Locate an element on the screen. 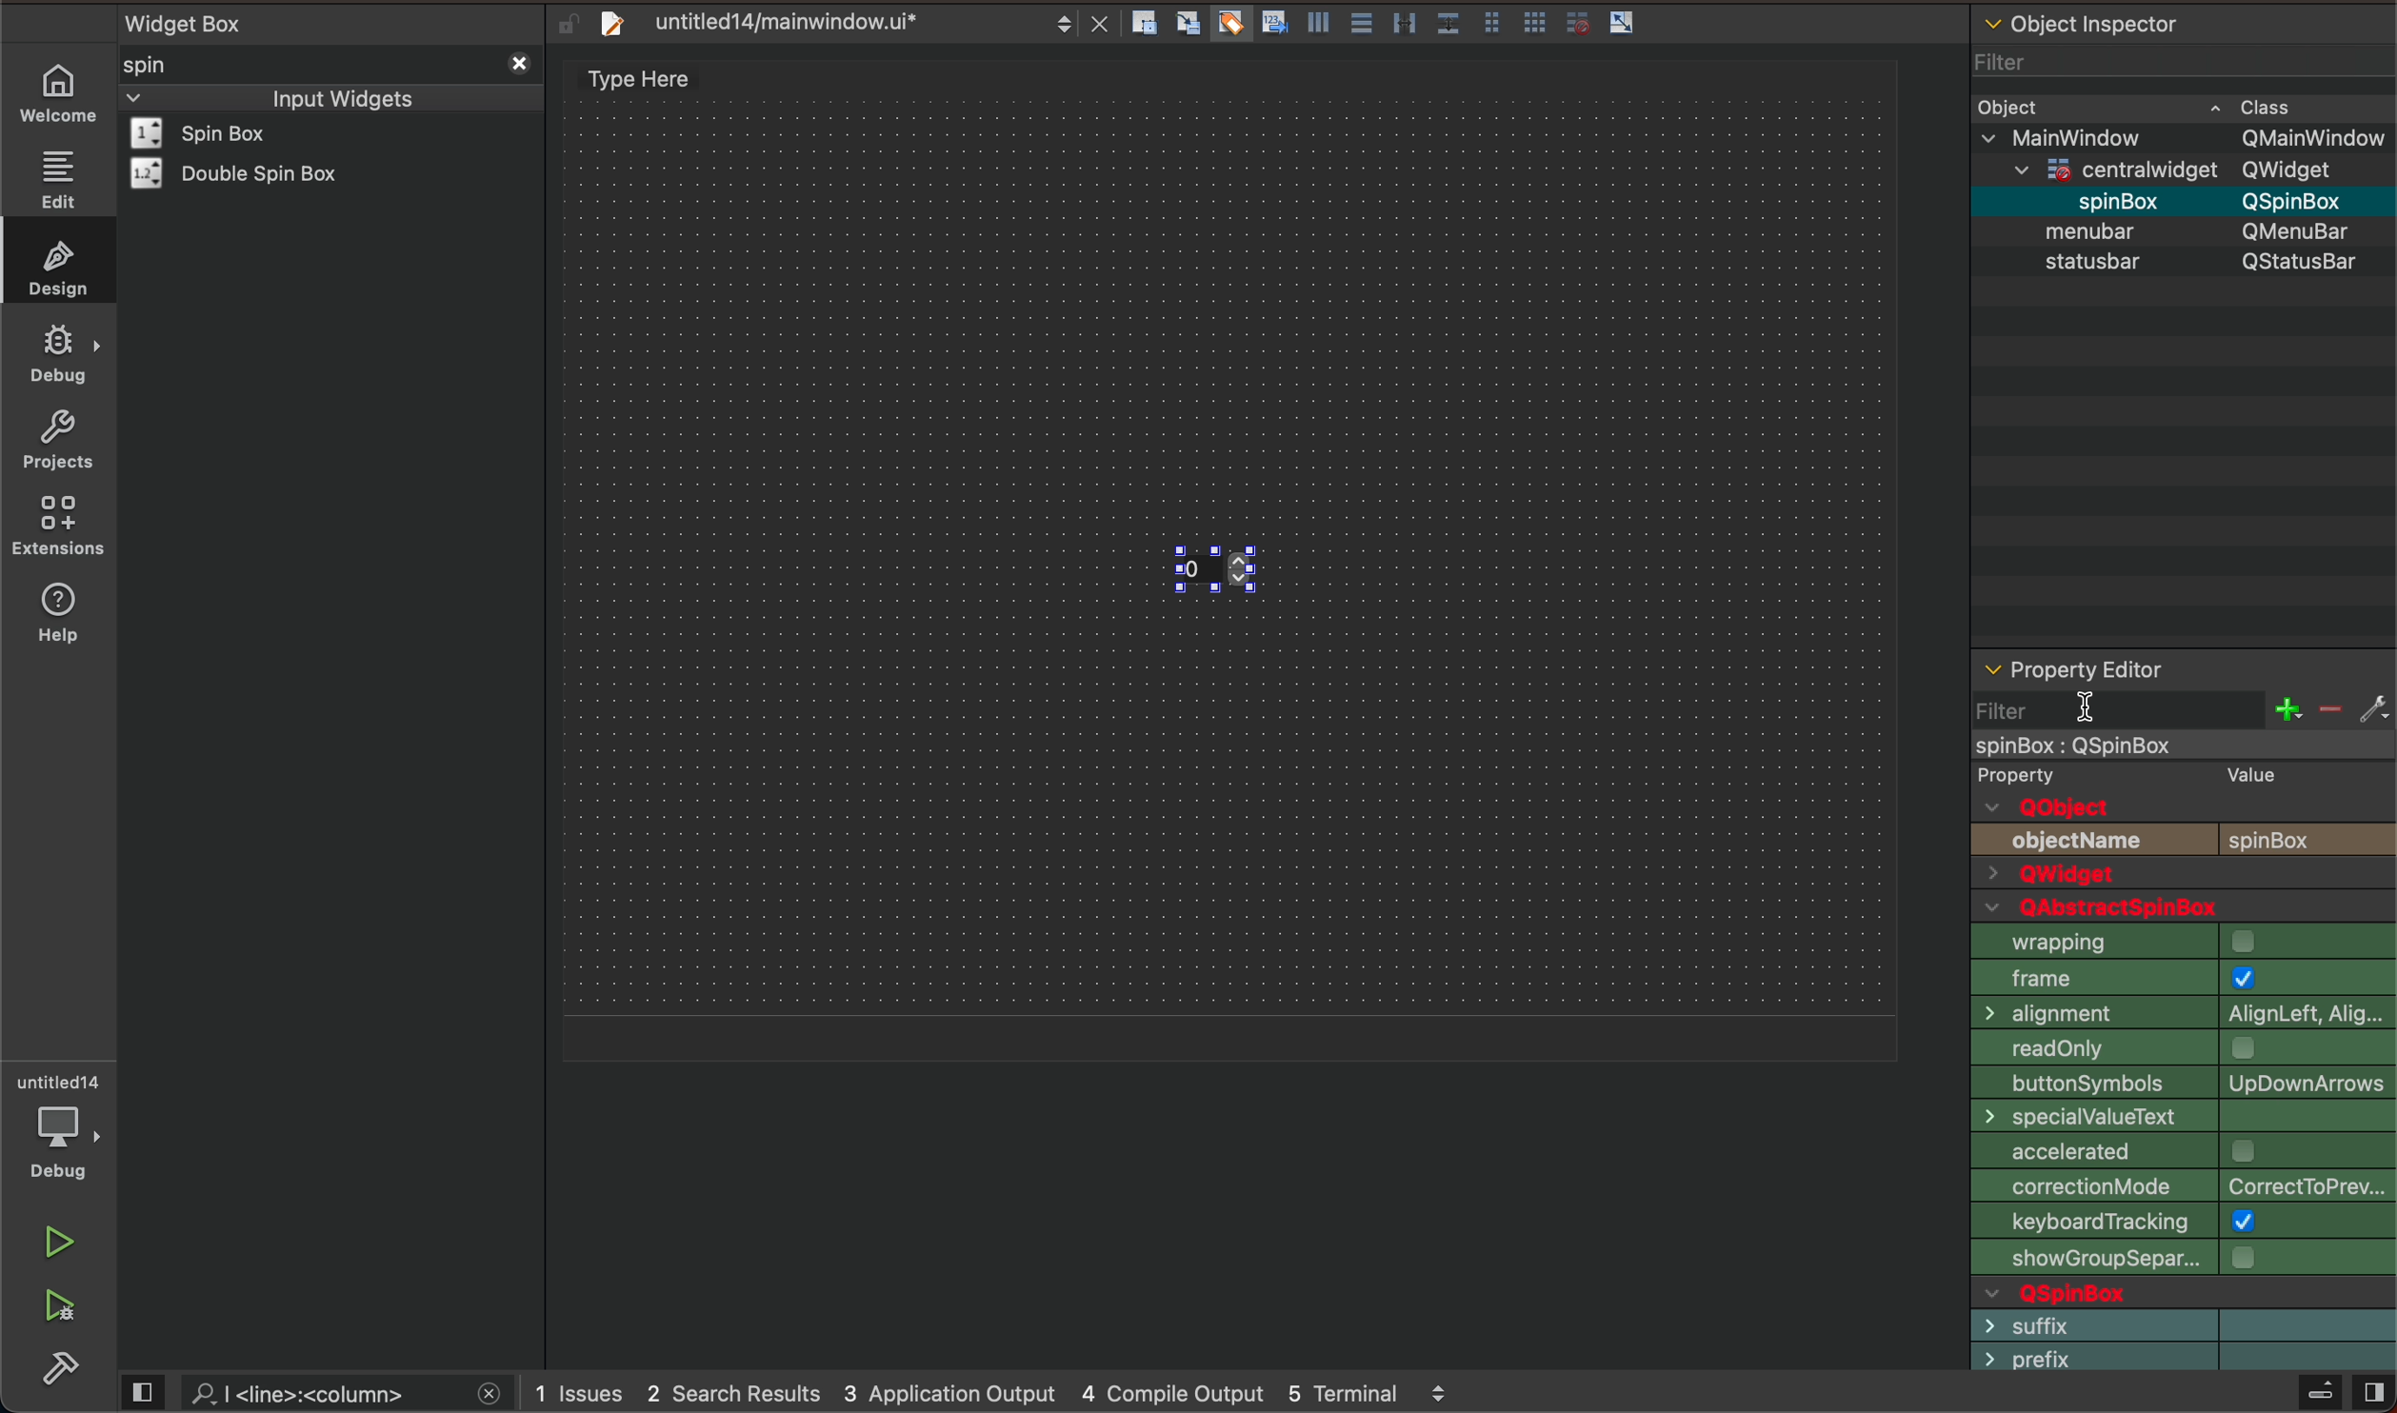 The image size is (2397, 1413). spin box is located at coordinates (1282, 575).